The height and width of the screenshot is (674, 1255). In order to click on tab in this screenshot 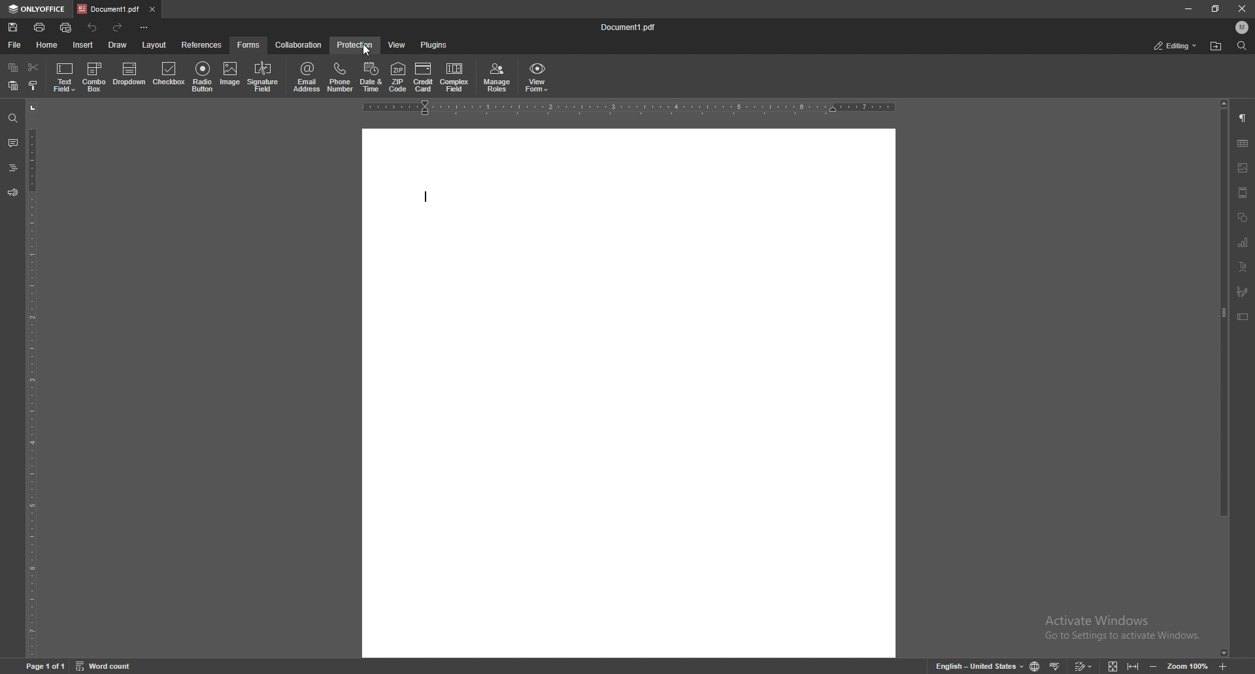, I will do `click(109, 10)`.